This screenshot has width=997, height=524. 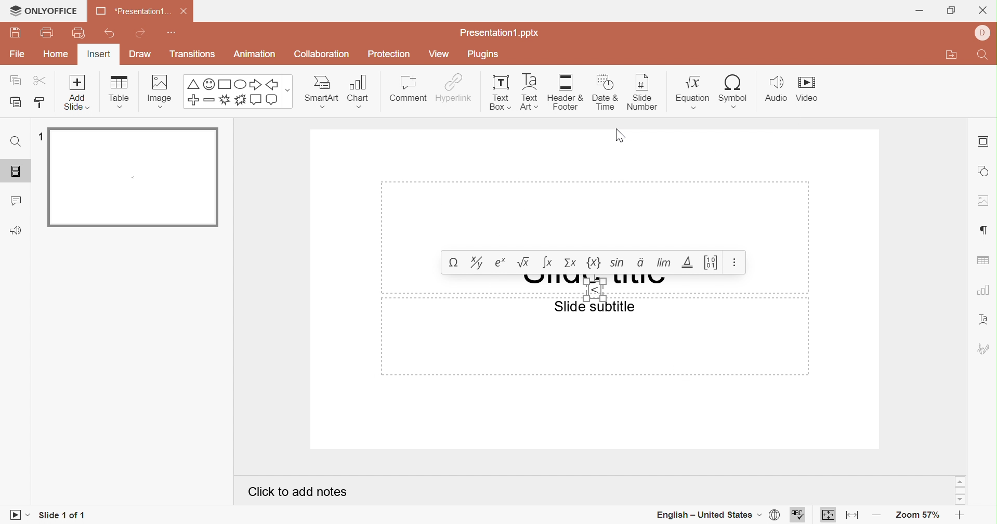 What do you see at coordinates (984, 140) in the screenshot?
I see `Slide settings` at bounding box center [984, 140].